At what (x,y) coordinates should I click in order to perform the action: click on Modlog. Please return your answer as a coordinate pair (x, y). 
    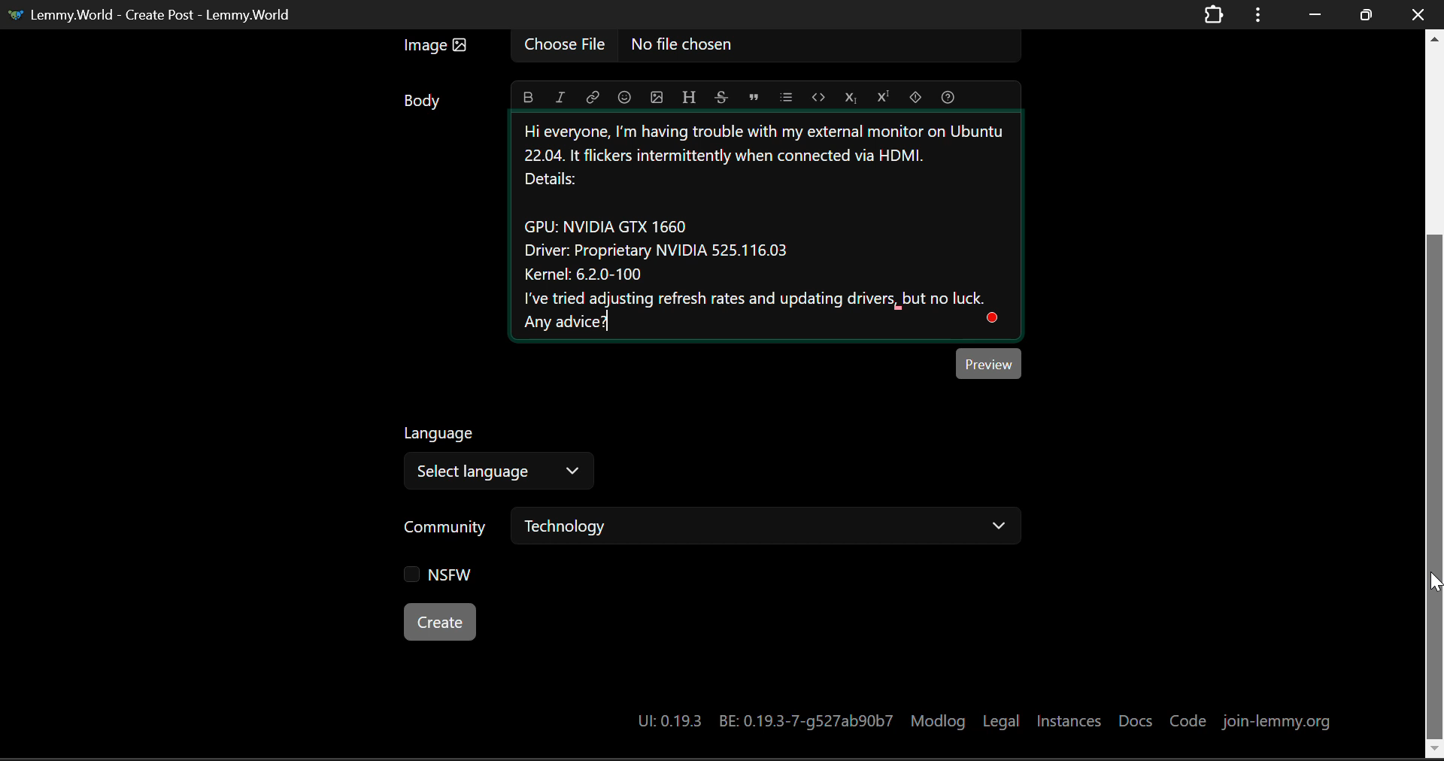
    Looking at the image, I should click on (939, 719).